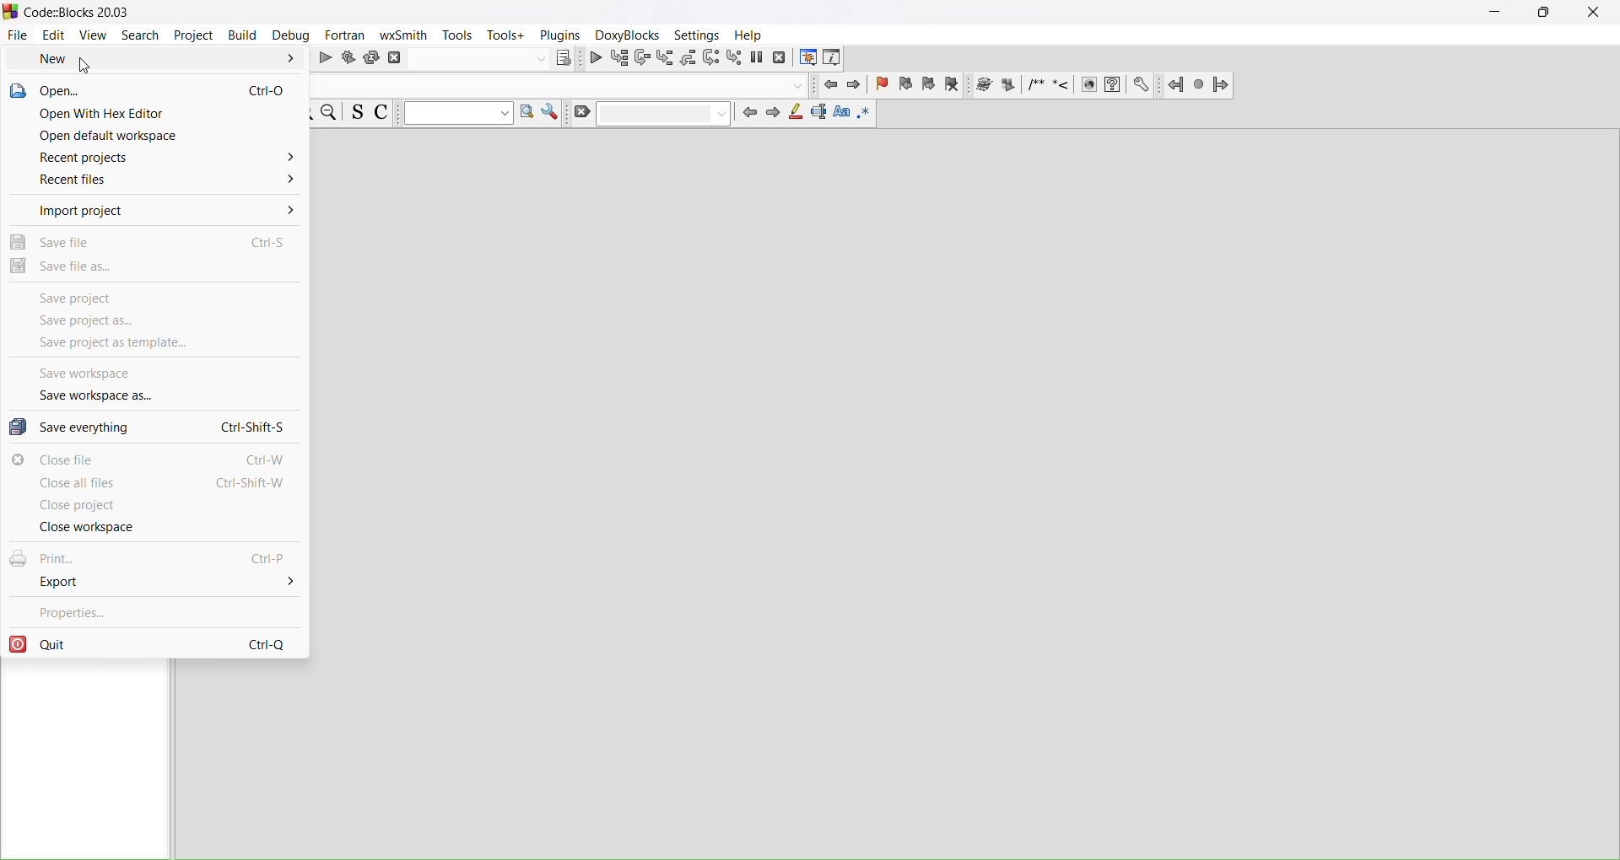 The image size is (1620, 860). Describe the element at coordinates (759, 57) in the screenshot. I see `break debugger` at that location.